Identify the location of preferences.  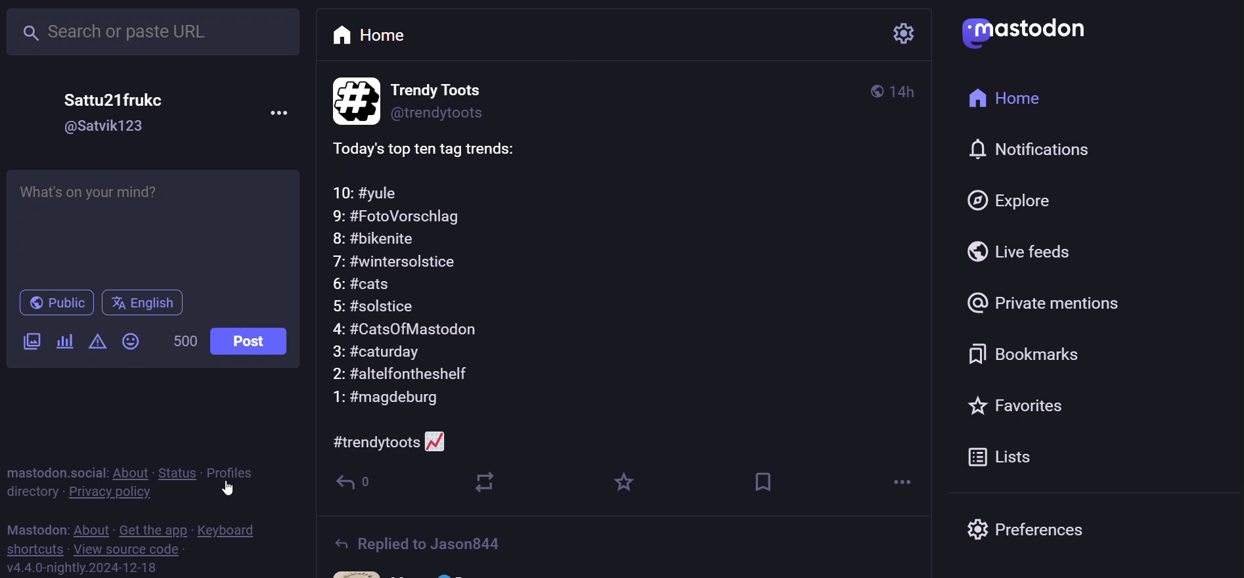
(1034, 527).